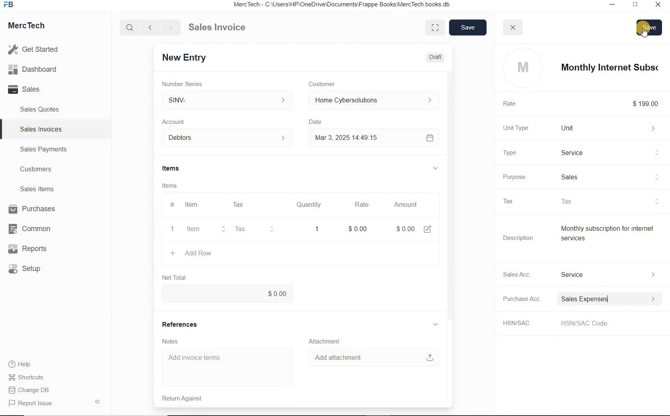  Describe the element at coordinates (248, 229) in the screenshot. I see `Tax` at that location.